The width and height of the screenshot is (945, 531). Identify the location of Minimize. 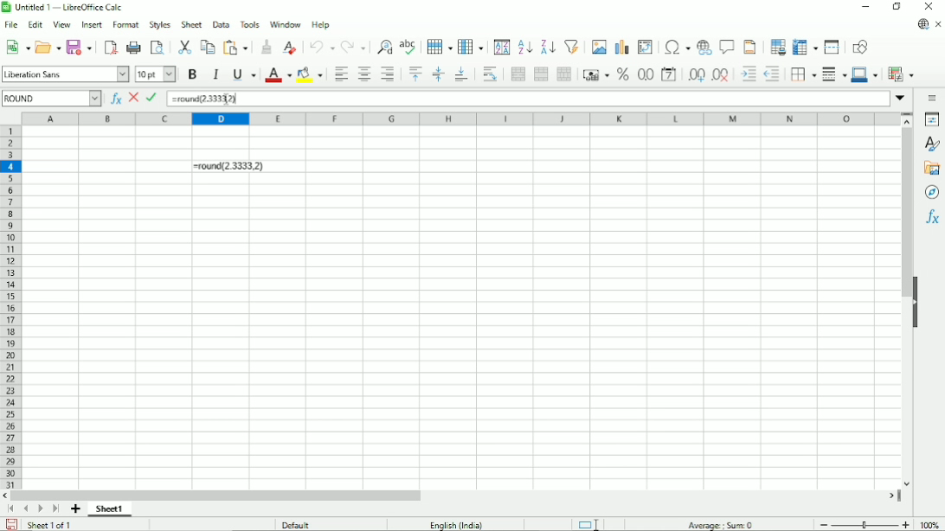
(866, 7).